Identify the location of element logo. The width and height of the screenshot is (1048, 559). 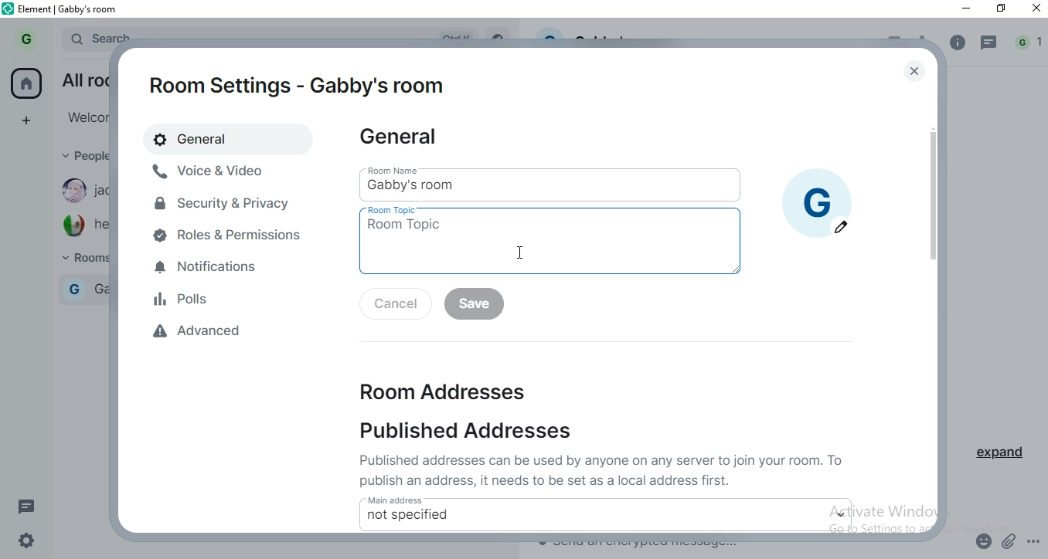
(10, 10).